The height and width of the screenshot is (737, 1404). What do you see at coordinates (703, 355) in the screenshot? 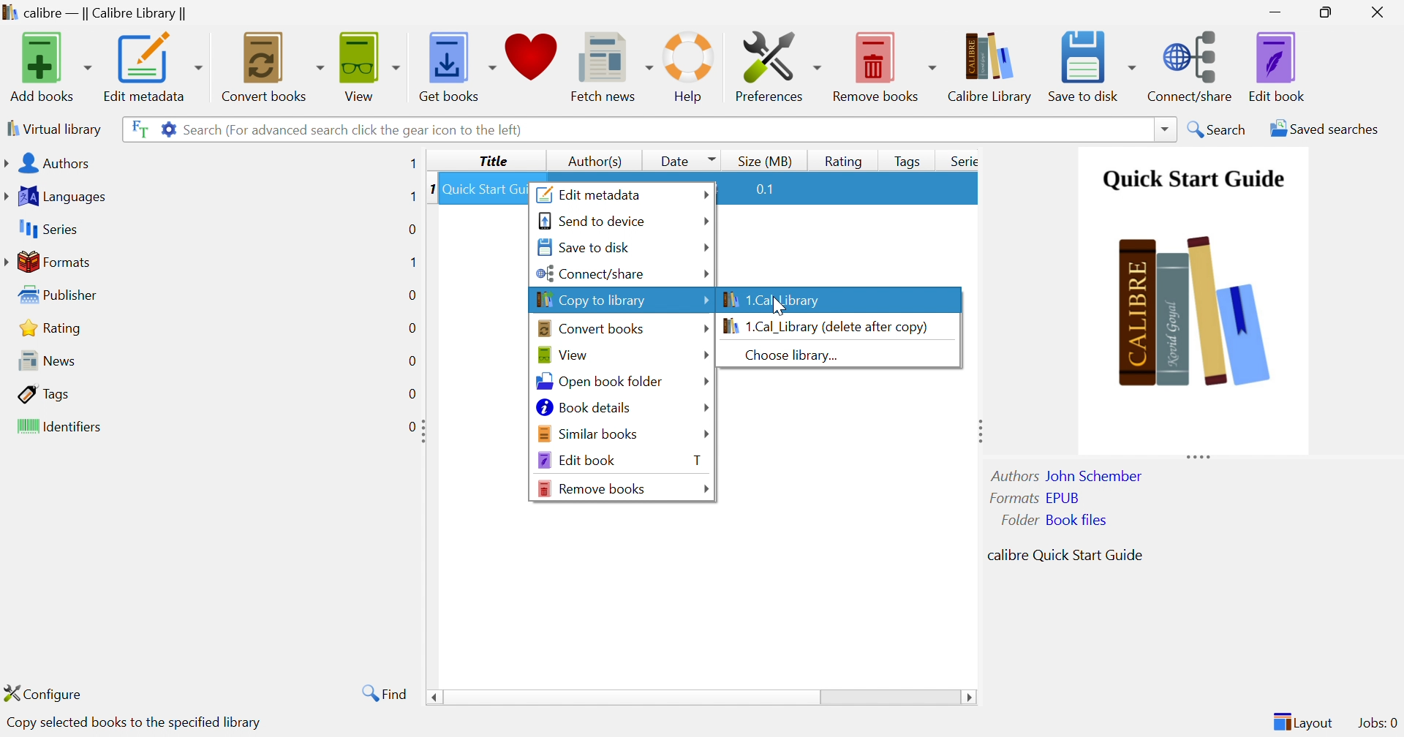
I see `Drop Down` at bounding box center [703, 355].